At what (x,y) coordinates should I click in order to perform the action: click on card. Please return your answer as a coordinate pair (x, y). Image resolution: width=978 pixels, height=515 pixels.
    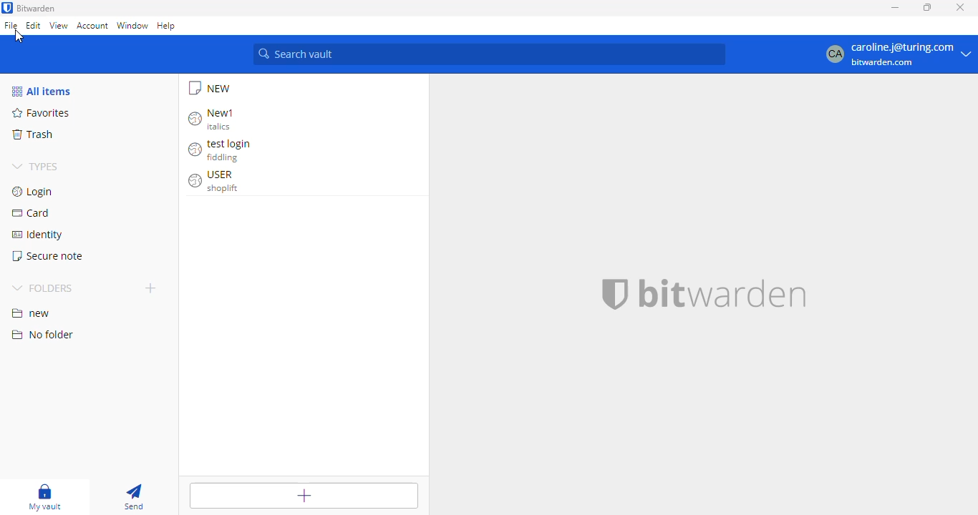
    Looking at the image, I should click on (32, 213).